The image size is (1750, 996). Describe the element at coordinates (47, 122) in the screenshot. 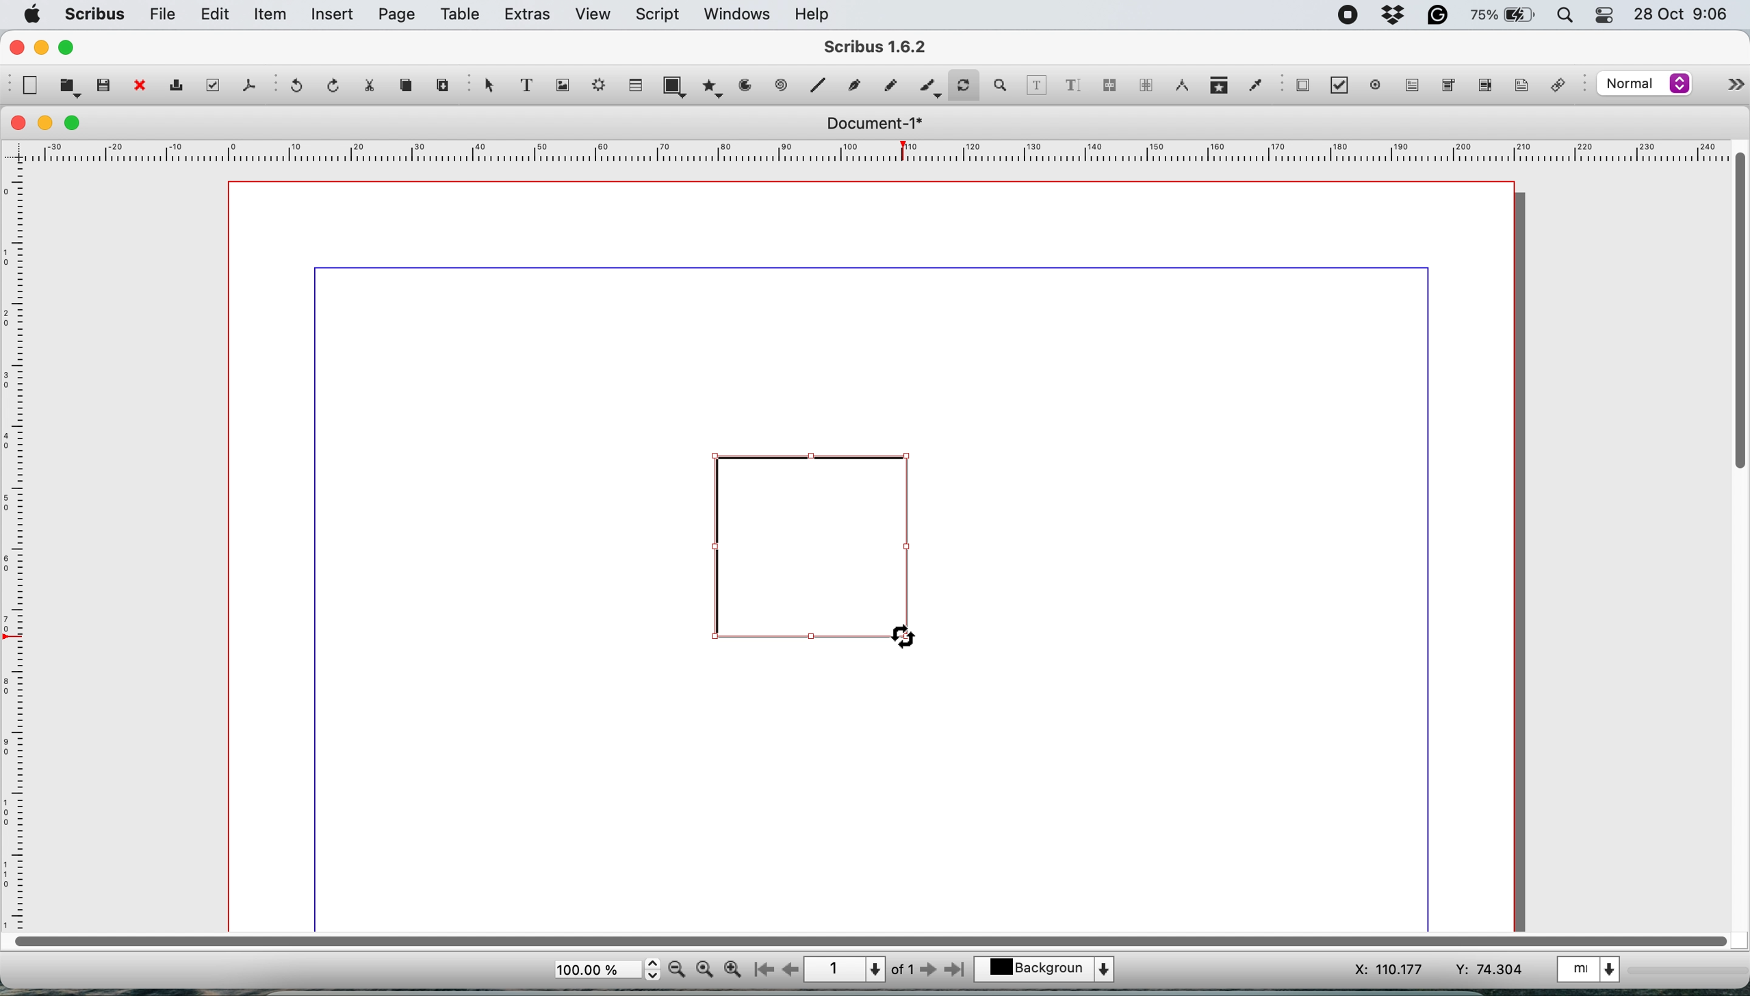

I see `minimise` at that location.